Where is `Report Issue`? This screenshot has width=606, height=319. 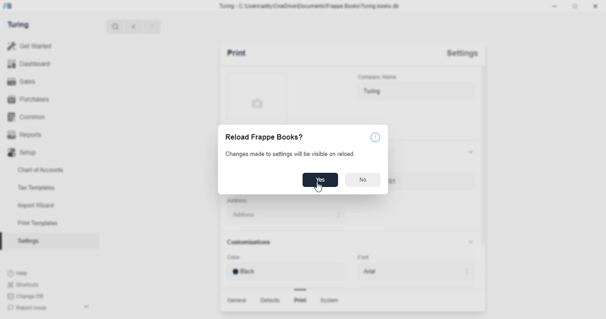
Report Issue is located at coordinates (28, 308).